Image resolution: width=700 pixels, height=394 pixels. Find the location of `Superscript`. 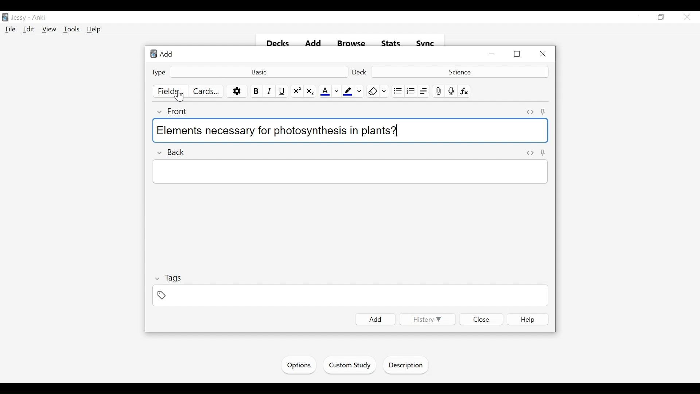

Superscript is located at coordinates (297, 92).